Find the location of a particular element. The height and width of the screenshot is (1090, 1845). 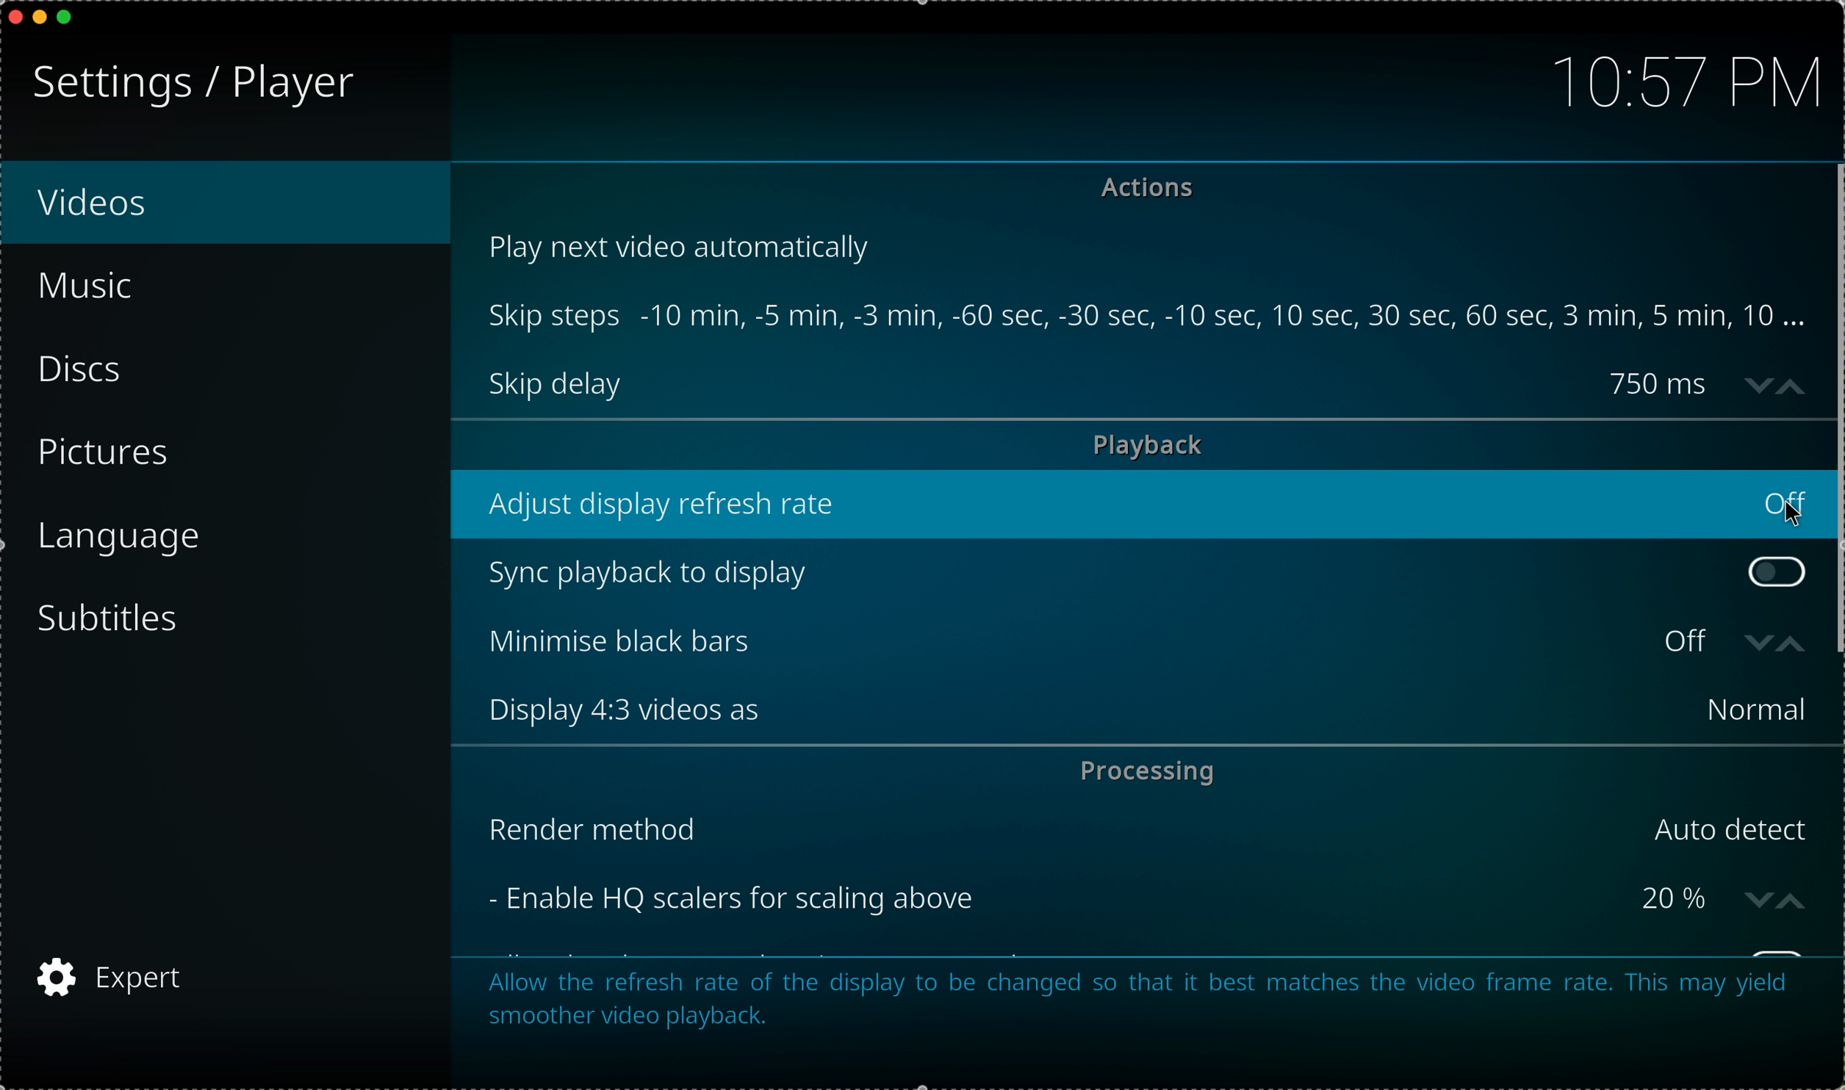

skip delay   750 ms is located at coordinates (1100, 384).